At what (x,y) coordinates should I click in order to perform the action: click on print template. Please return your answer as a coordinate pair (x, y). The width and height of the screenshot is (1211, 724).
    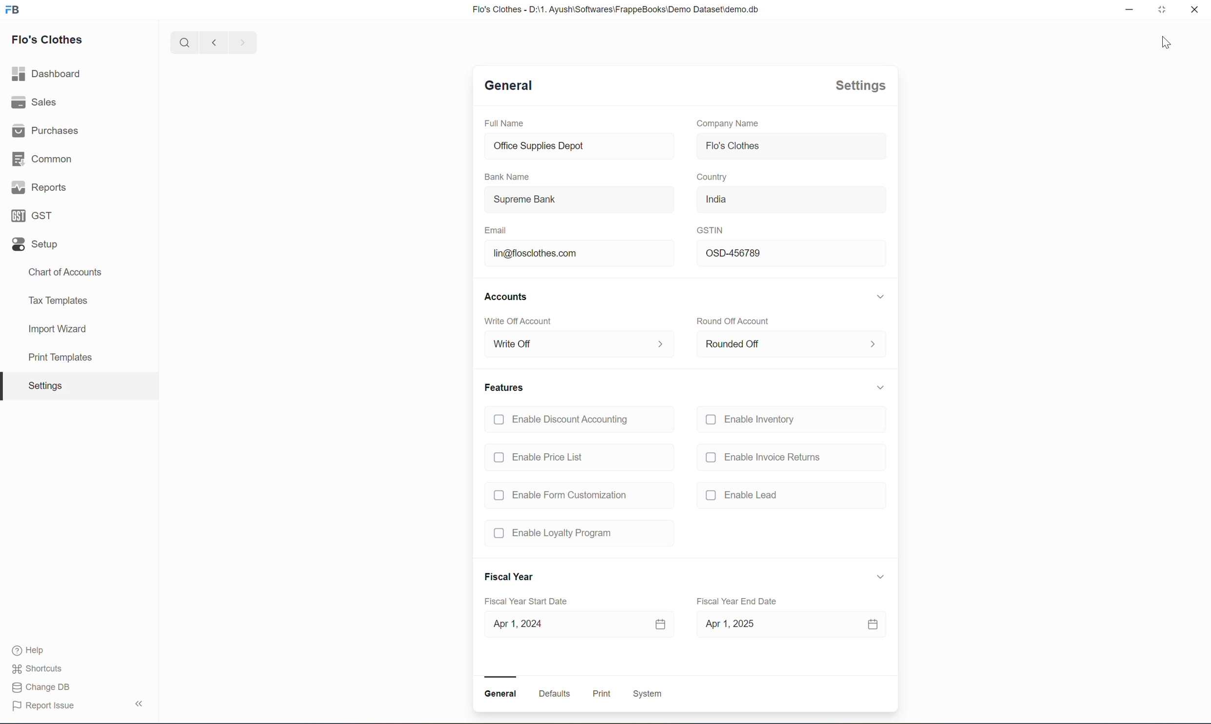
    Looking at the image, I should click on (54, 360).